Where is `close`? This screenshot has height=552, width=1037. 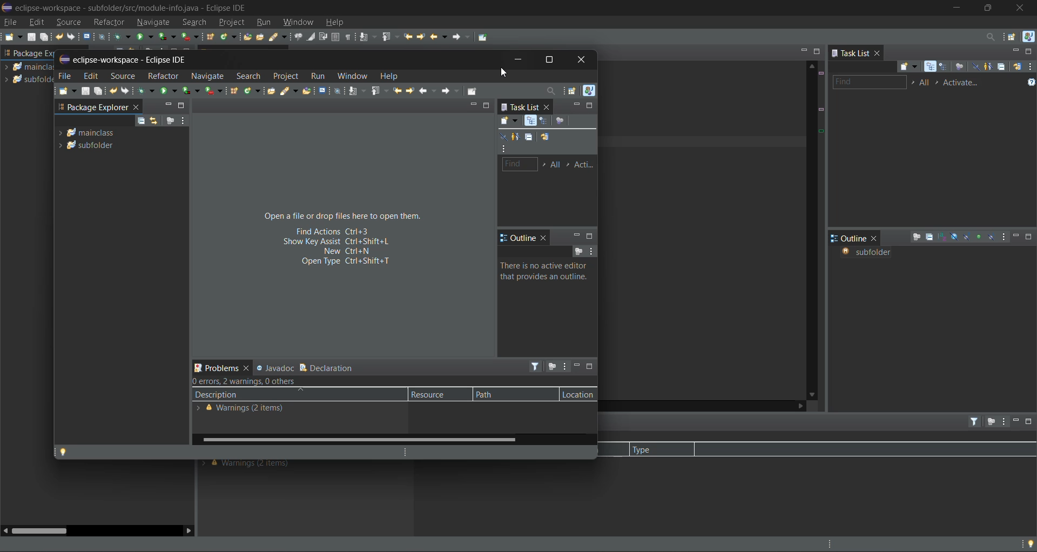 close is located at coordinates (875, 238).